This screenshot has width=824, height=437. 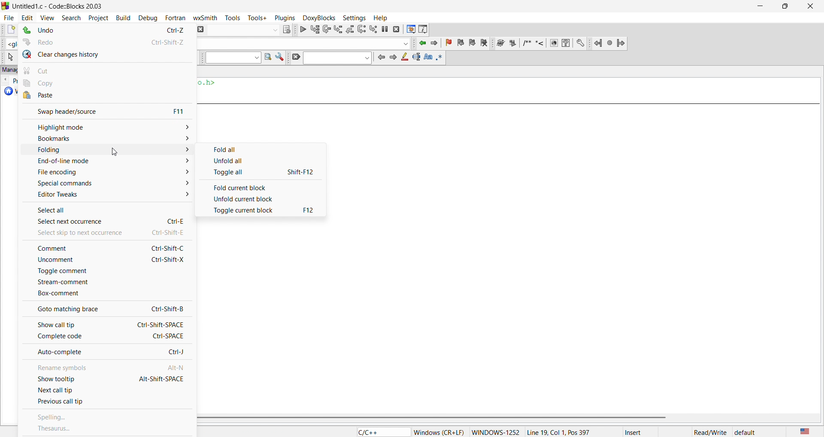 I want to click on redo, so click(x=108, y=40).